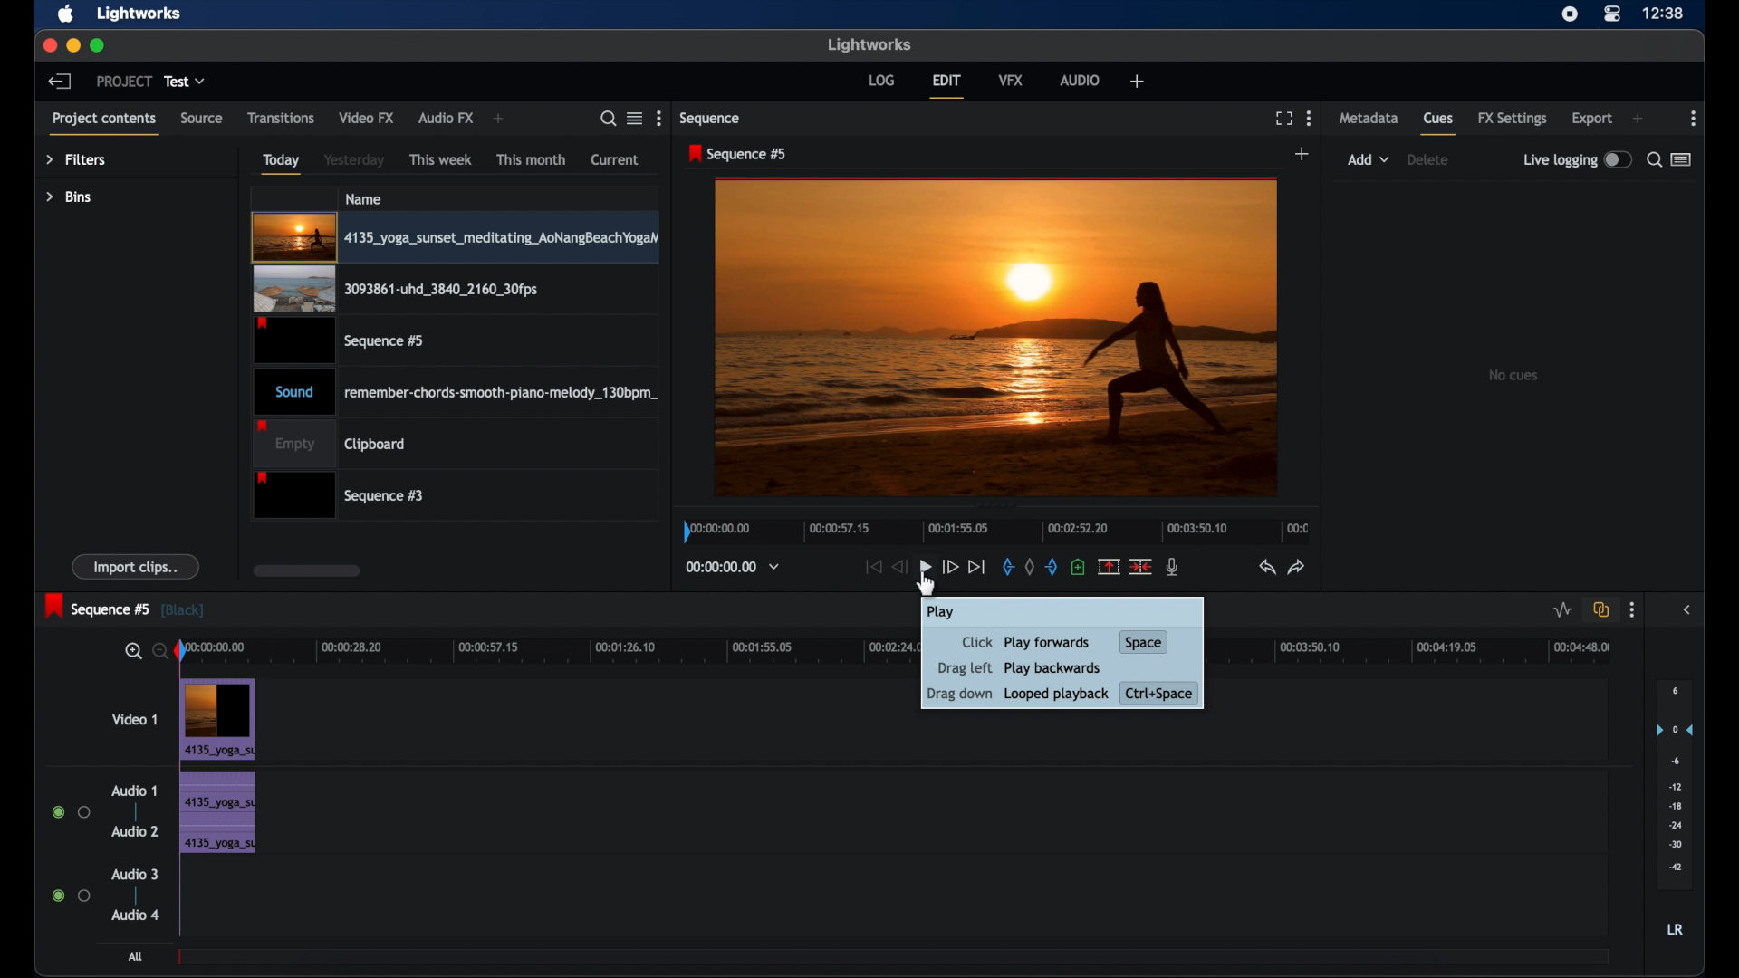  Describe the element at coordinates (125, 606) in the screenshot. I see `sequence` at that location.